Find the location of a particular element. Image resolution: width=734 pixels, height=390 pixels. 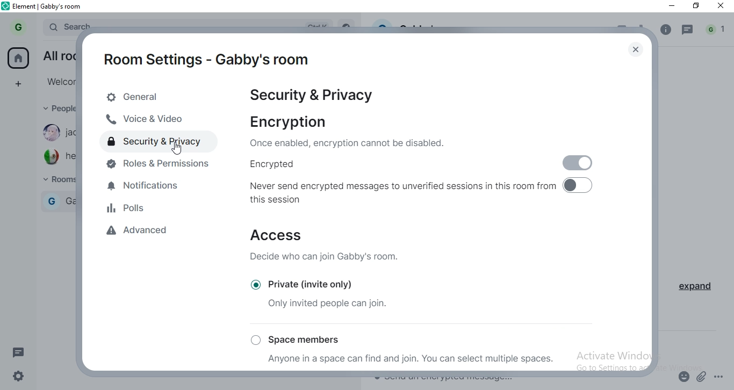

attachment is located at coordinates (702, 376).